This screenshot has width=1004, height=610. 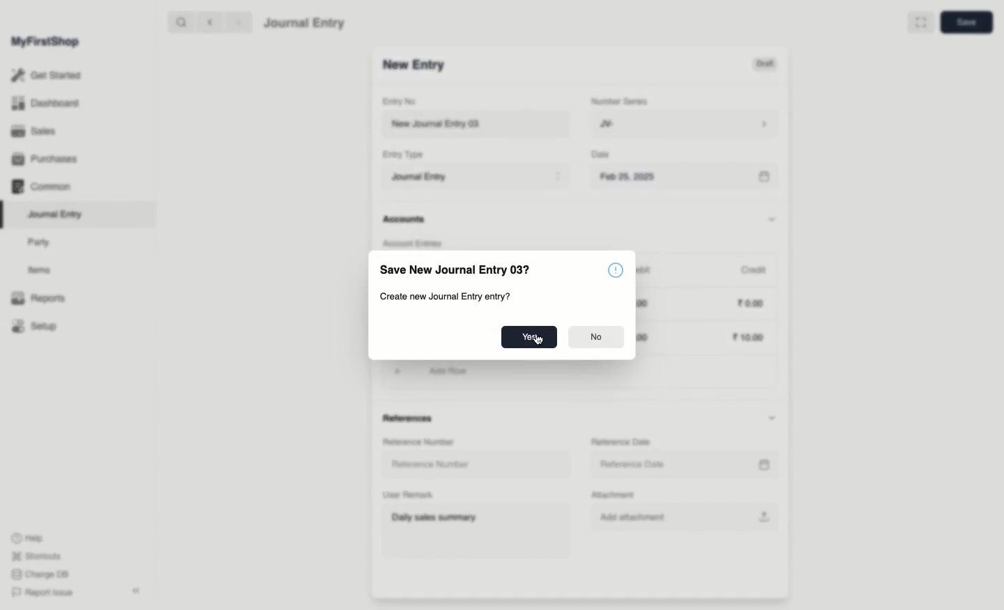 I want to click on Party, so click(x=40, y=242).